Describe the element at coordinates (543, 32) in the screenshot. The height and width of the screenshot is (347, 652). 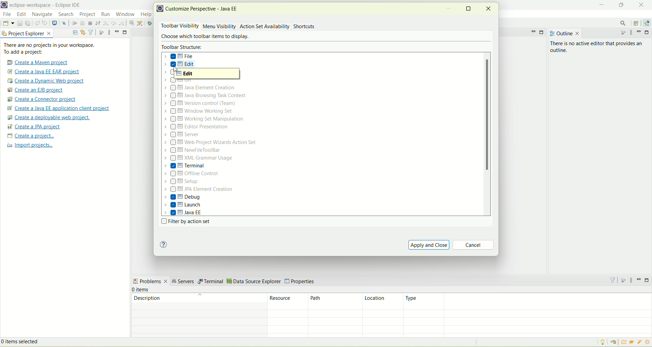
I see `maximize` at that location.